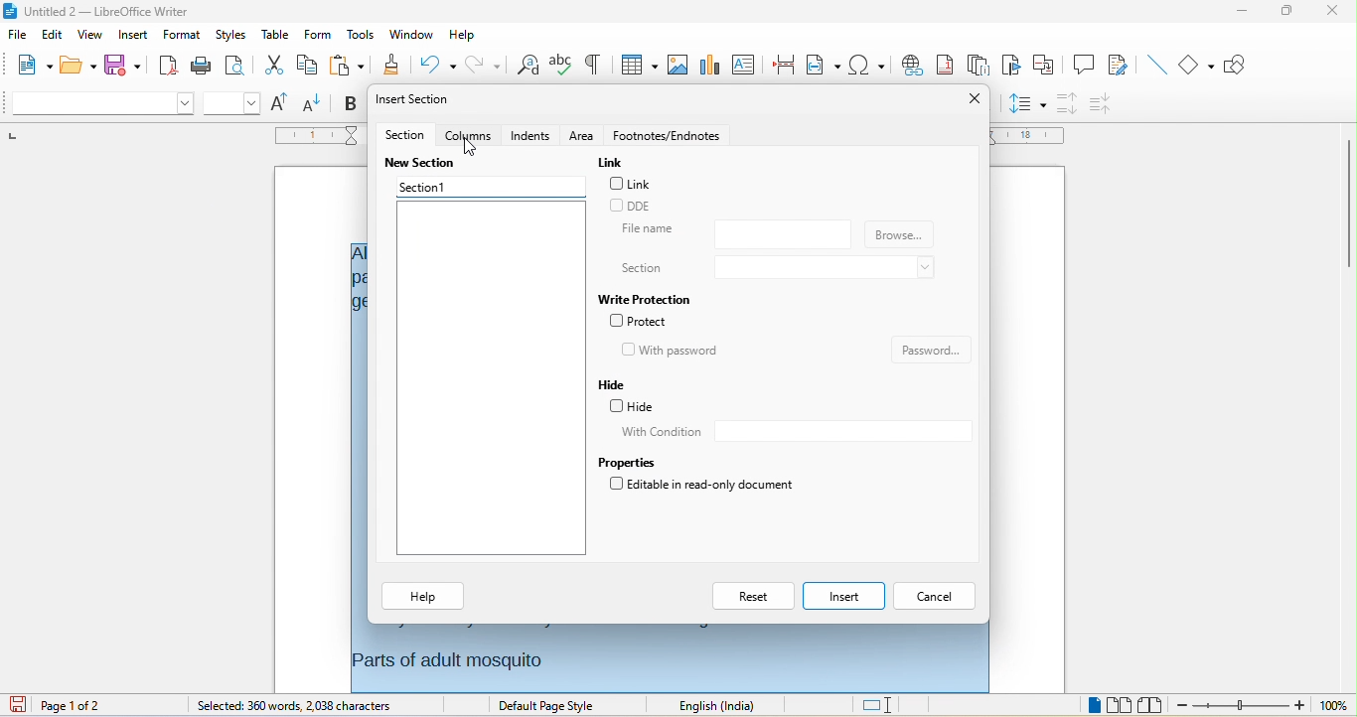  I want to click on password, so click(929, 350).